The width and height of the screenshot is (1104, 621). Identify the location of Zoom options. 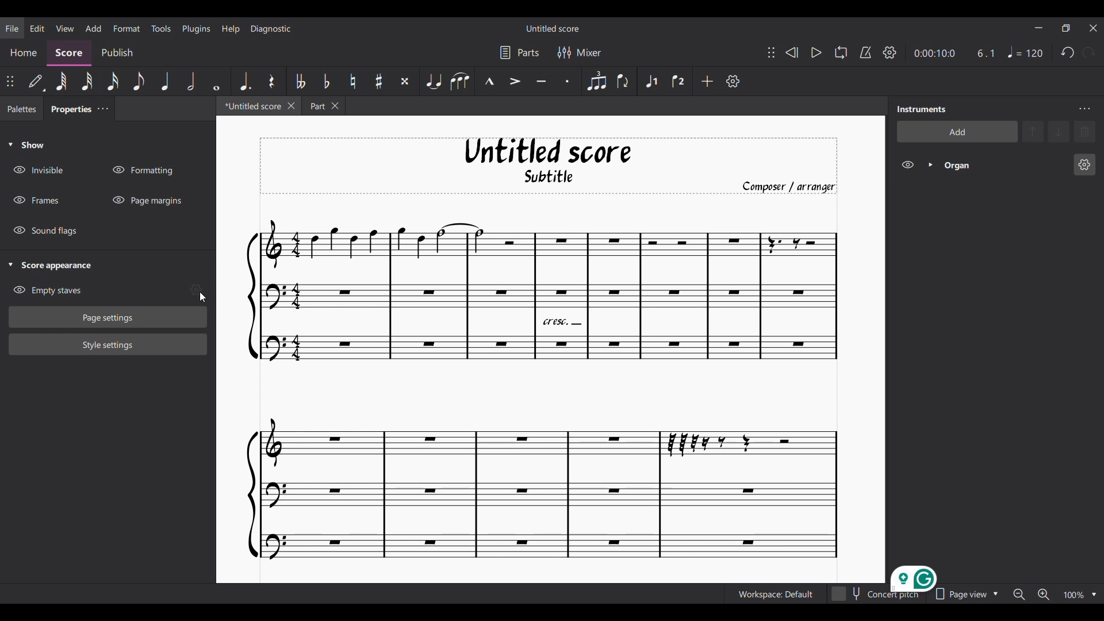
(1094, 595).